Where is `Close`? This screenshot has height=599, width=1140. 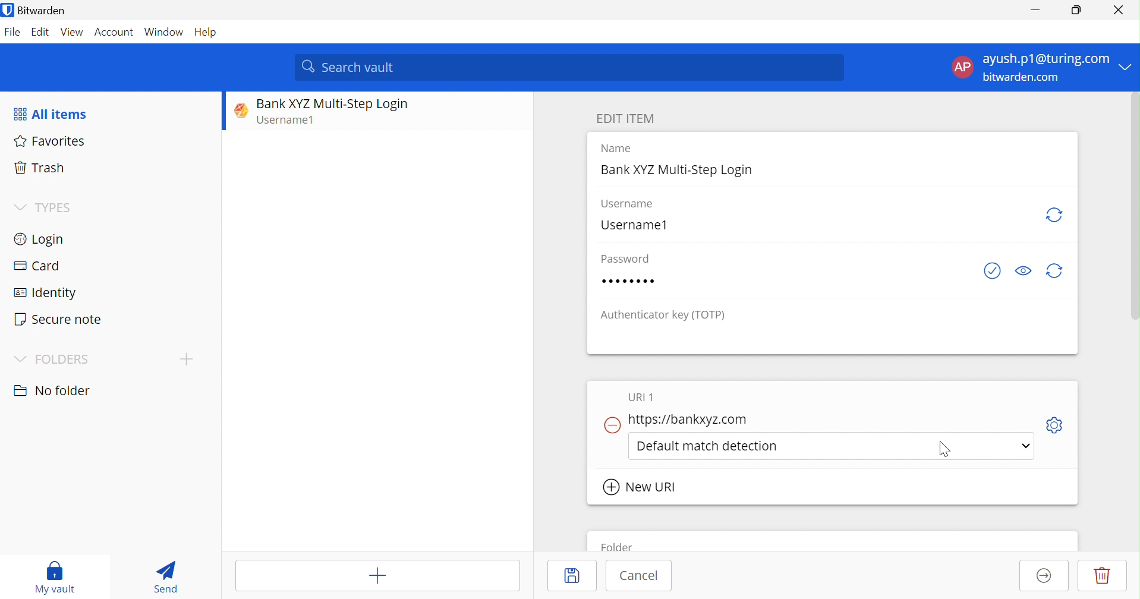
Close is located at coordinates (1121, 10).